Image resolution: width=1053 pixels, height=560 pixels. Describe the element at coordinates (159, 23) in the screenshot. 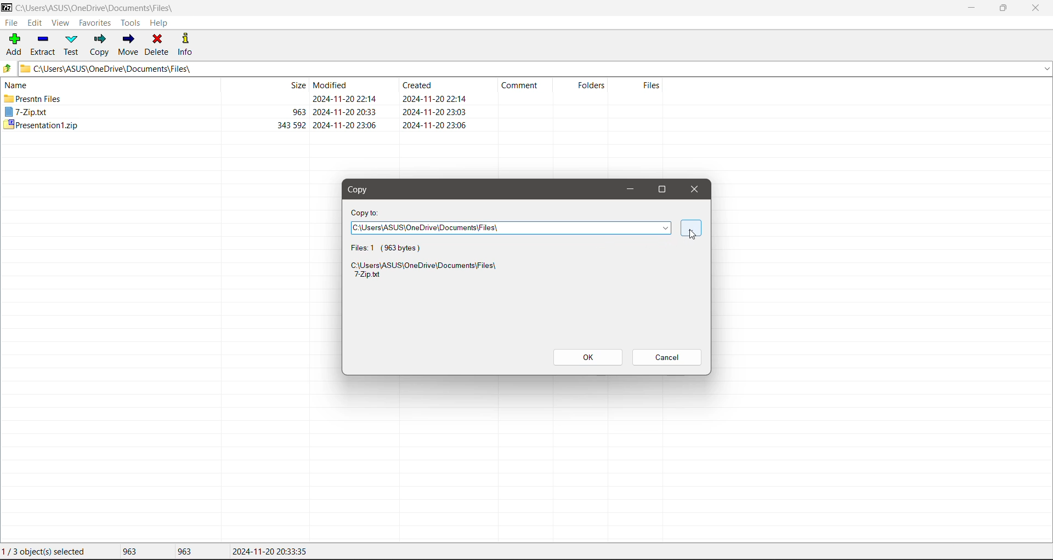

I see `Help` at that location.